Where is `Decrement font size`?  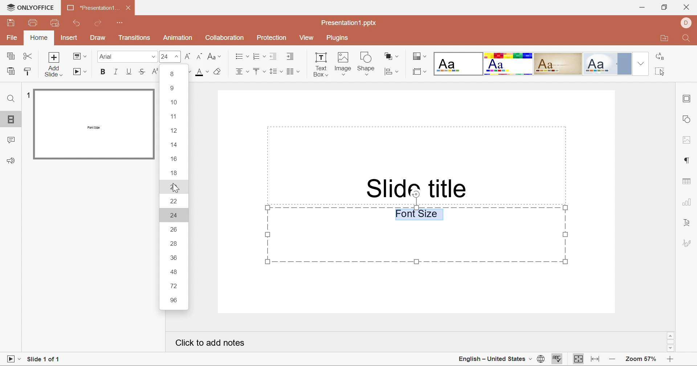
Decrement font size is located at coordinates (199, 57).